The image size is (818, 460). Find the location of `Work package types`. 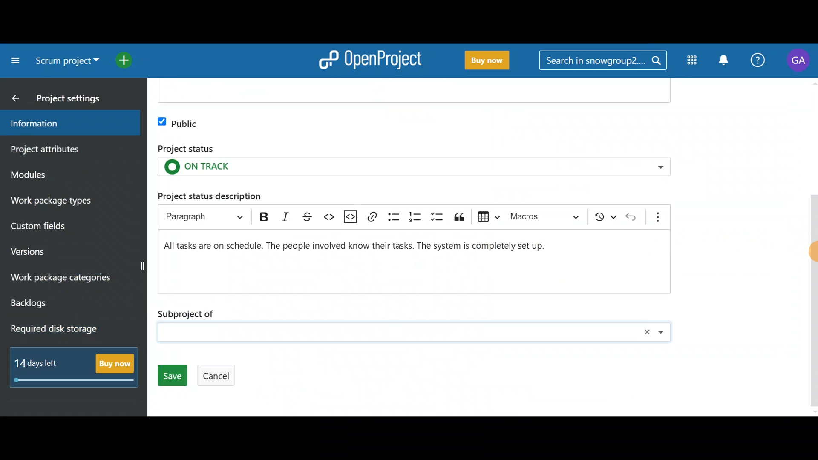

Work package types is located at coordinates (69, 200).